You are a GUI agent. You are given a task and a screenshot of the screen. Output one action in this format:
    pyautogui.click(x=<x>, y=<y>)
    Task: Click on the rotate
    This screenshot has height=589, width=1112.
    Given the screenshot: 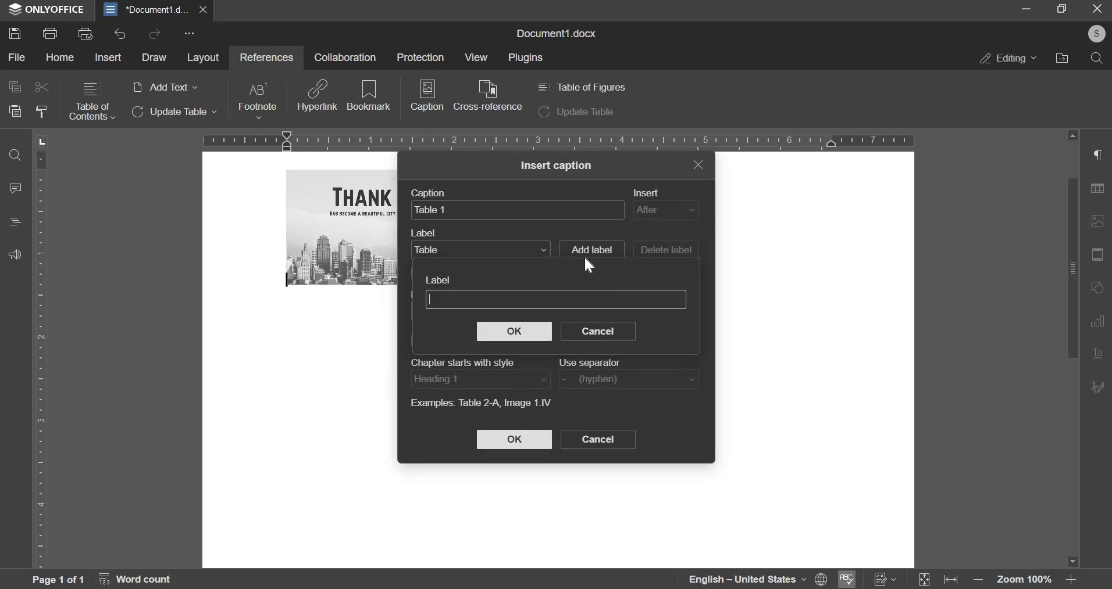 What is the action you would take?
    pyautogui.click(x=1099, y=289)
    